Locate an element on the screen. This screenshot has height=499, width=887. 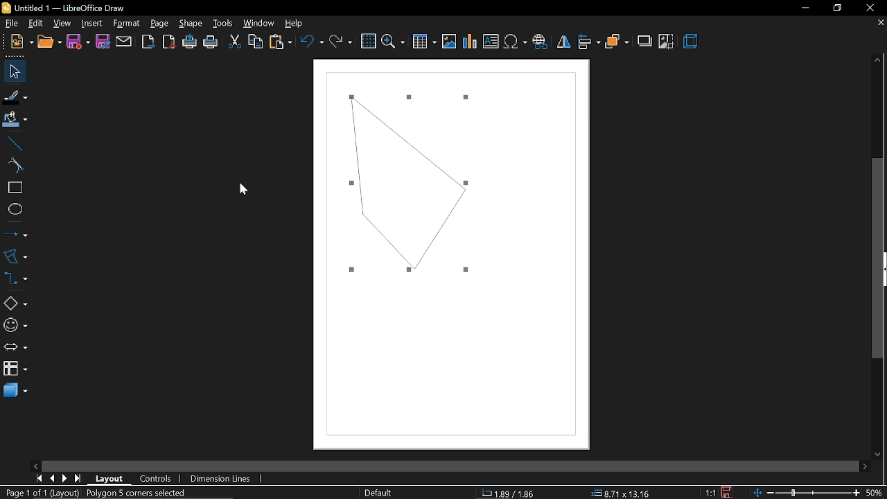
dimension is located at coordinates (220, 478).